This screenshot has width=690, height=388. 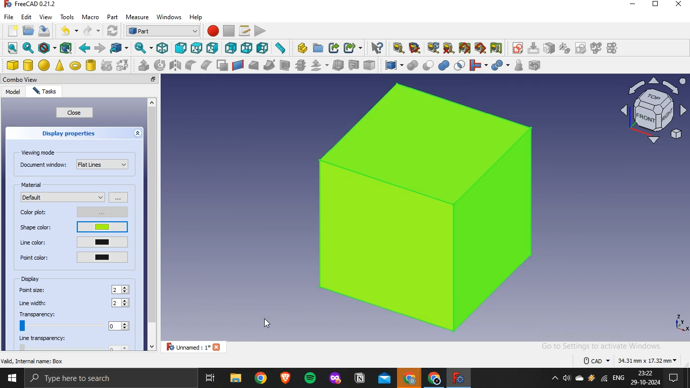 I want to click on left, so click(x=263, y=47).